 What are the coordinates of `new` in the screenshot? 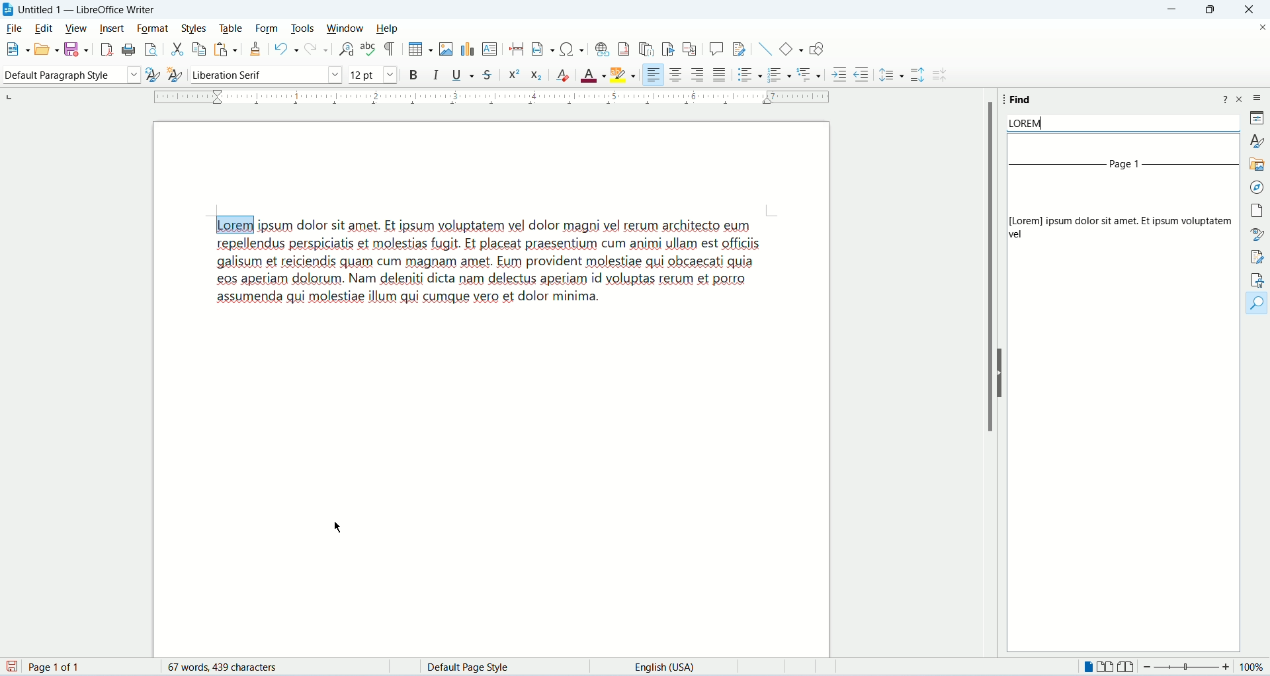 It's located at (10, 49).